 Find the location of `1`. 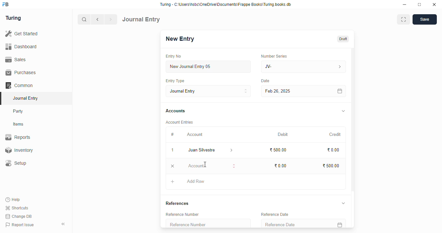

1 is located at coordinates (173, 151).